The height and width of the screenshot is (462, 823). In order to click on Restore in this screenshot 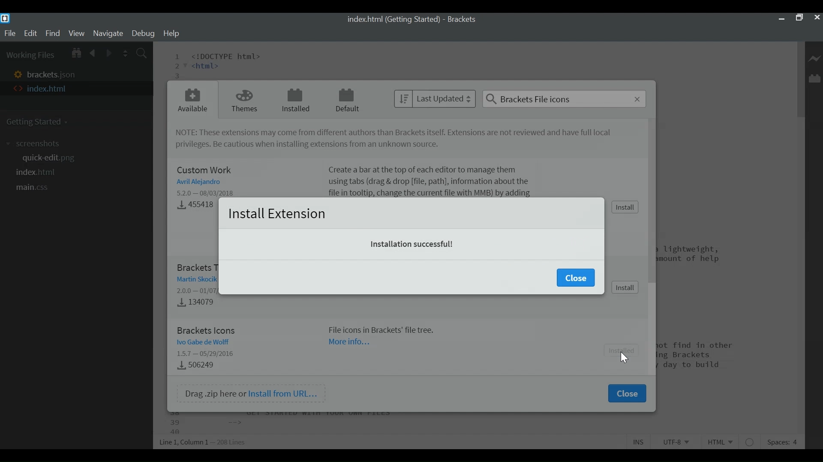, I will do `click(799, 19)`.